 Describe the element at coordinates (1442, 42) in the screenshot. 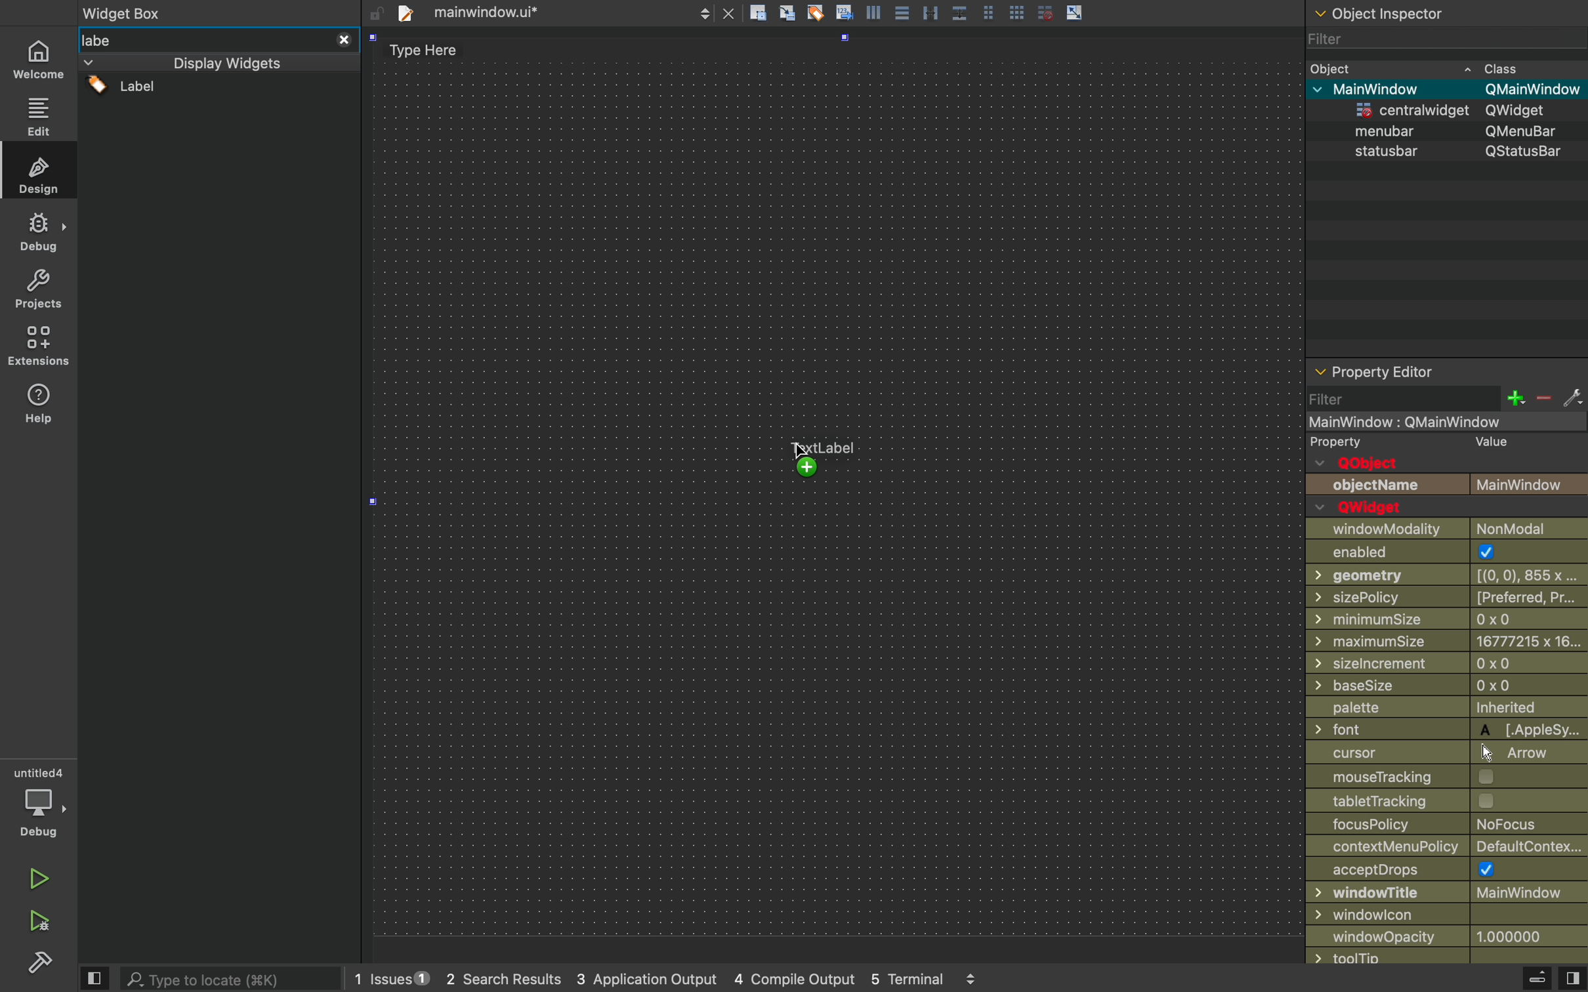

I see `filter` at that location.